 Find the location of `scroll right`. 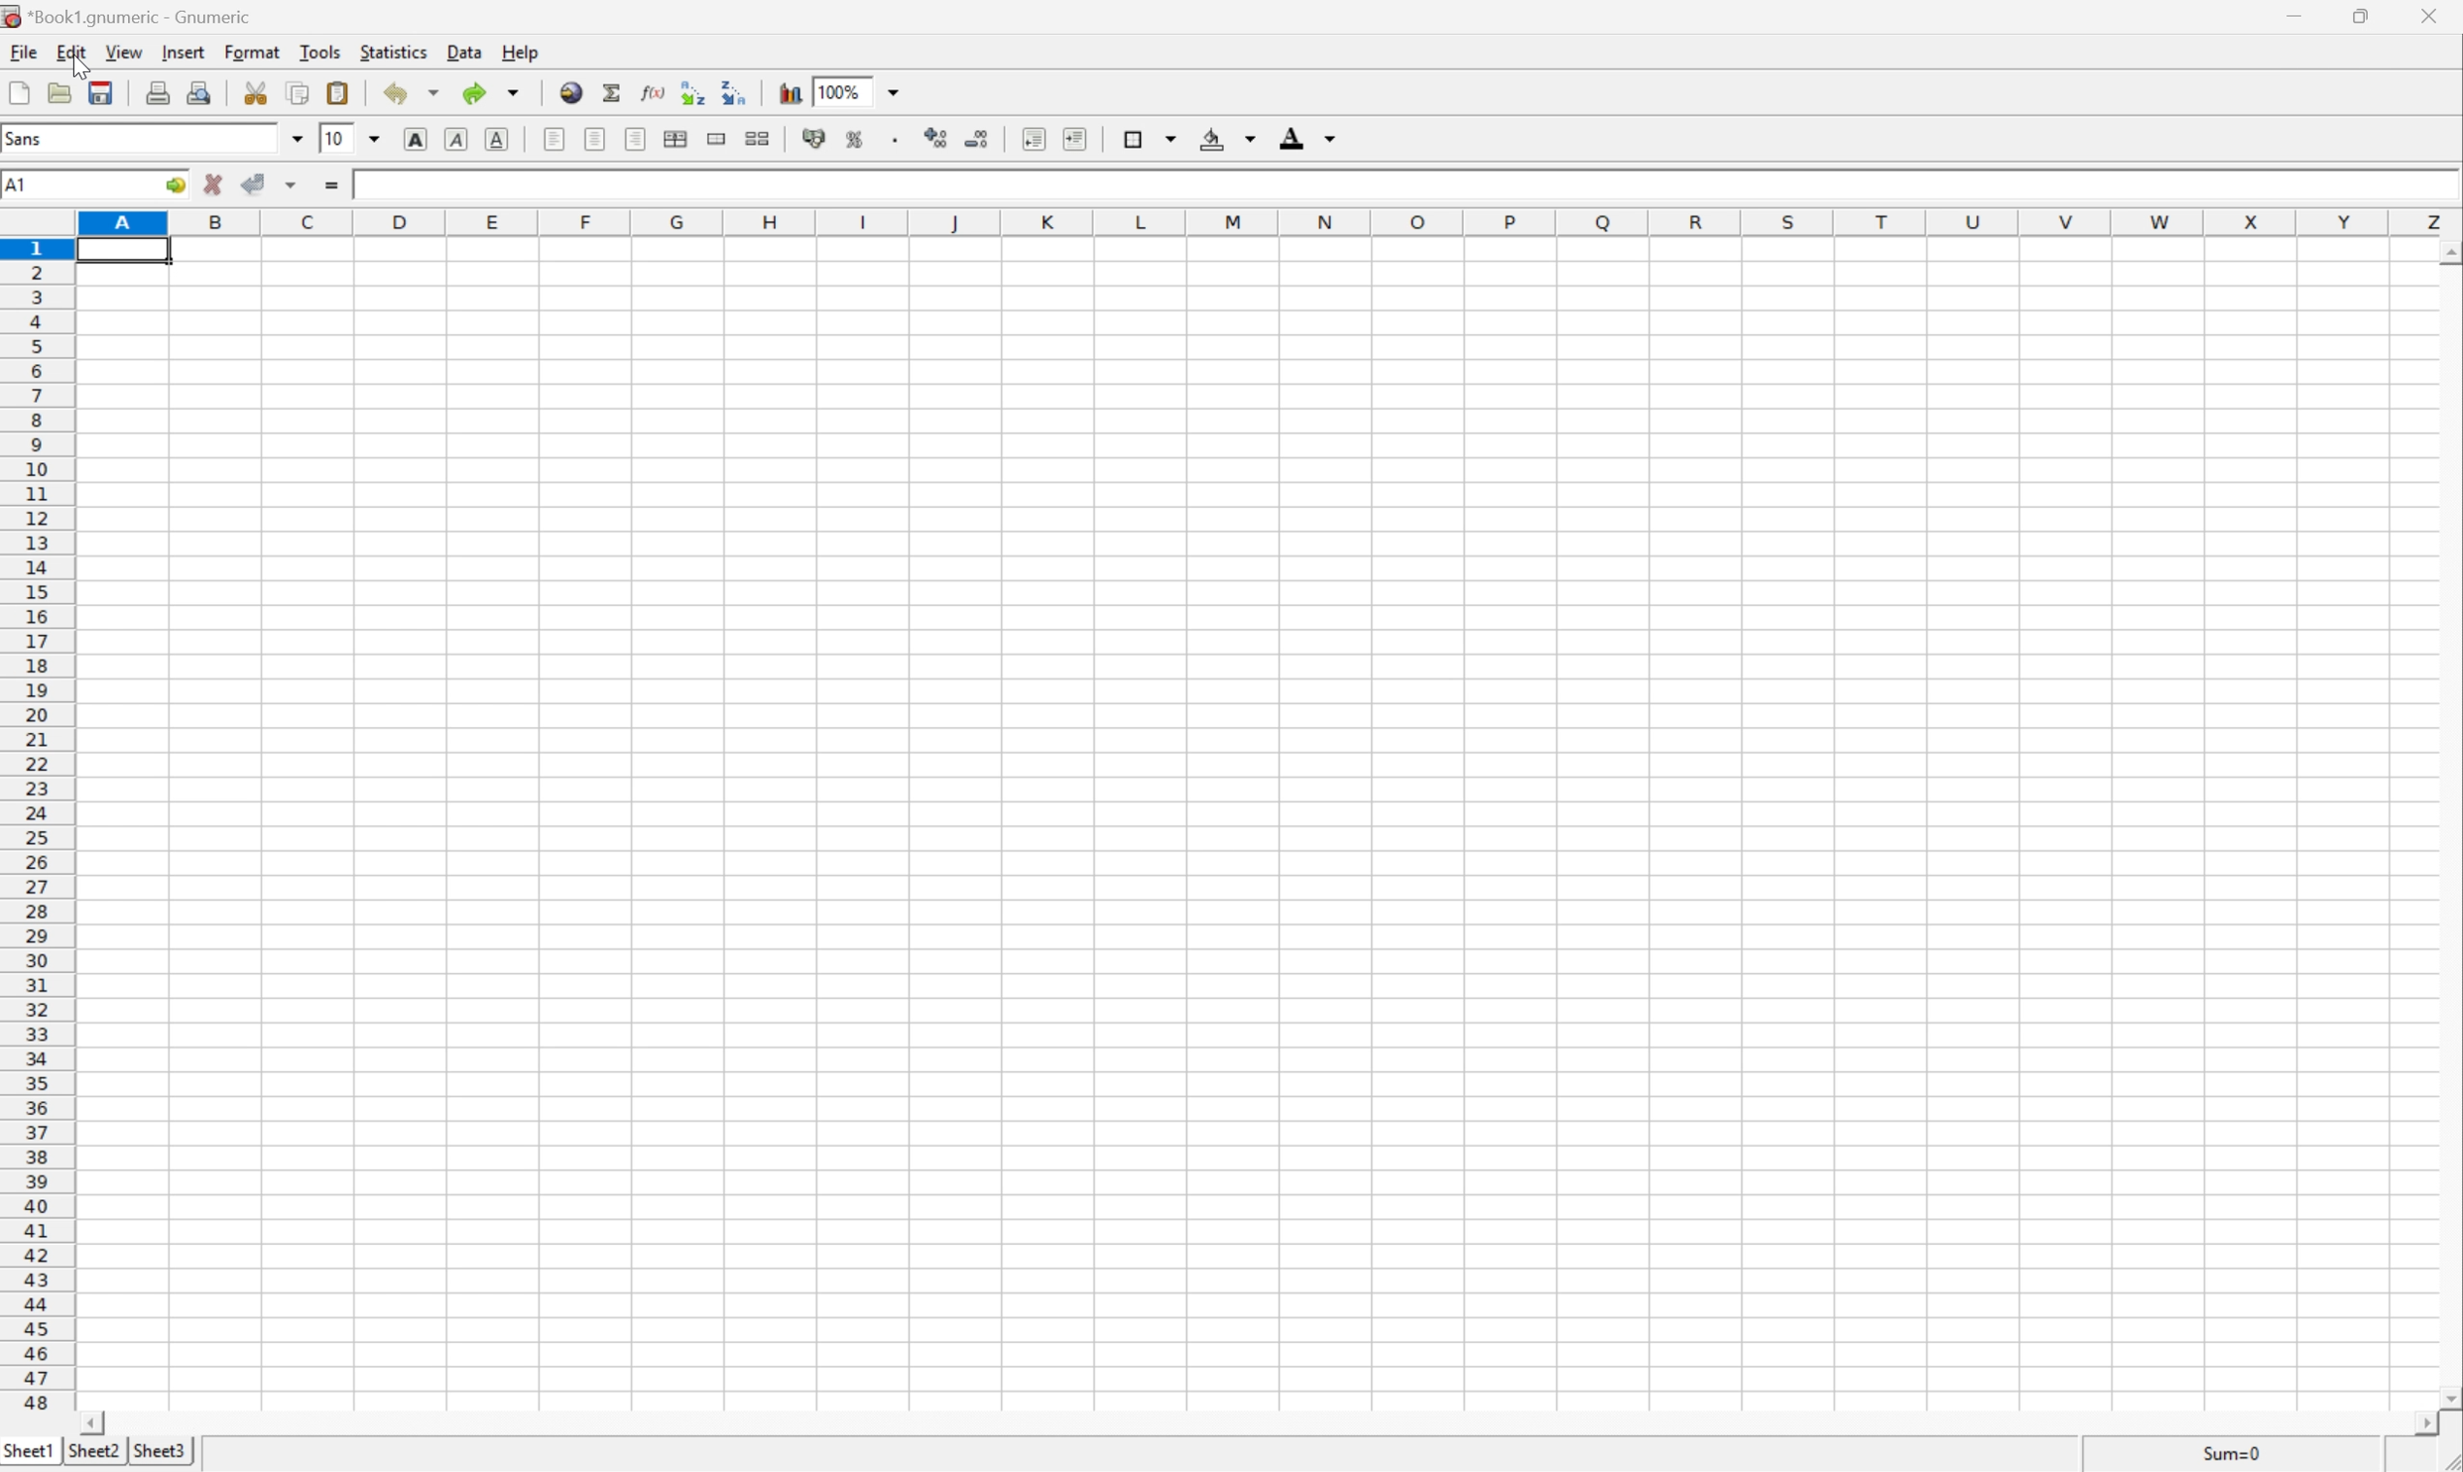

scroll right is located at coordinates (2407, 1423).